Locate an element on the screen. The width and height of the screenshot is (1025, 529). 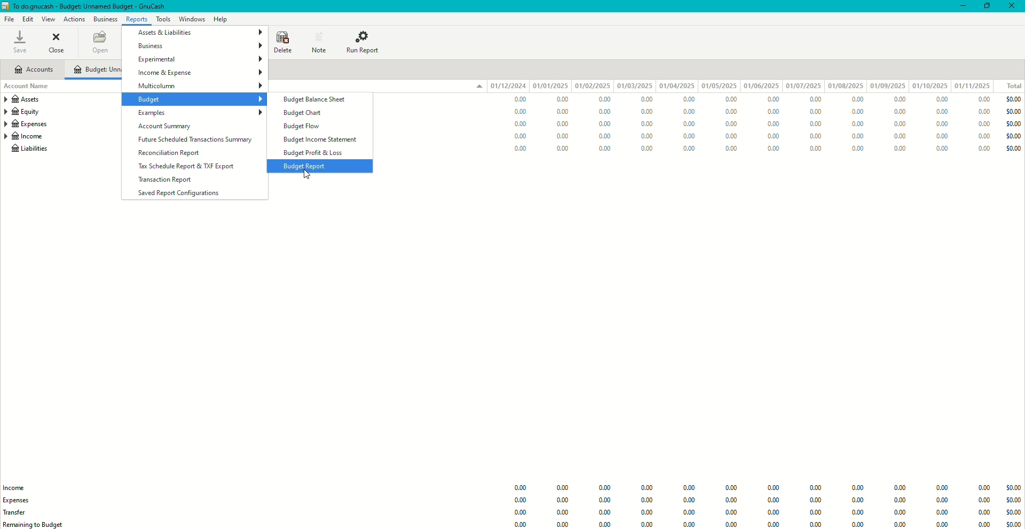
Close is located at coordinates (56, 42).